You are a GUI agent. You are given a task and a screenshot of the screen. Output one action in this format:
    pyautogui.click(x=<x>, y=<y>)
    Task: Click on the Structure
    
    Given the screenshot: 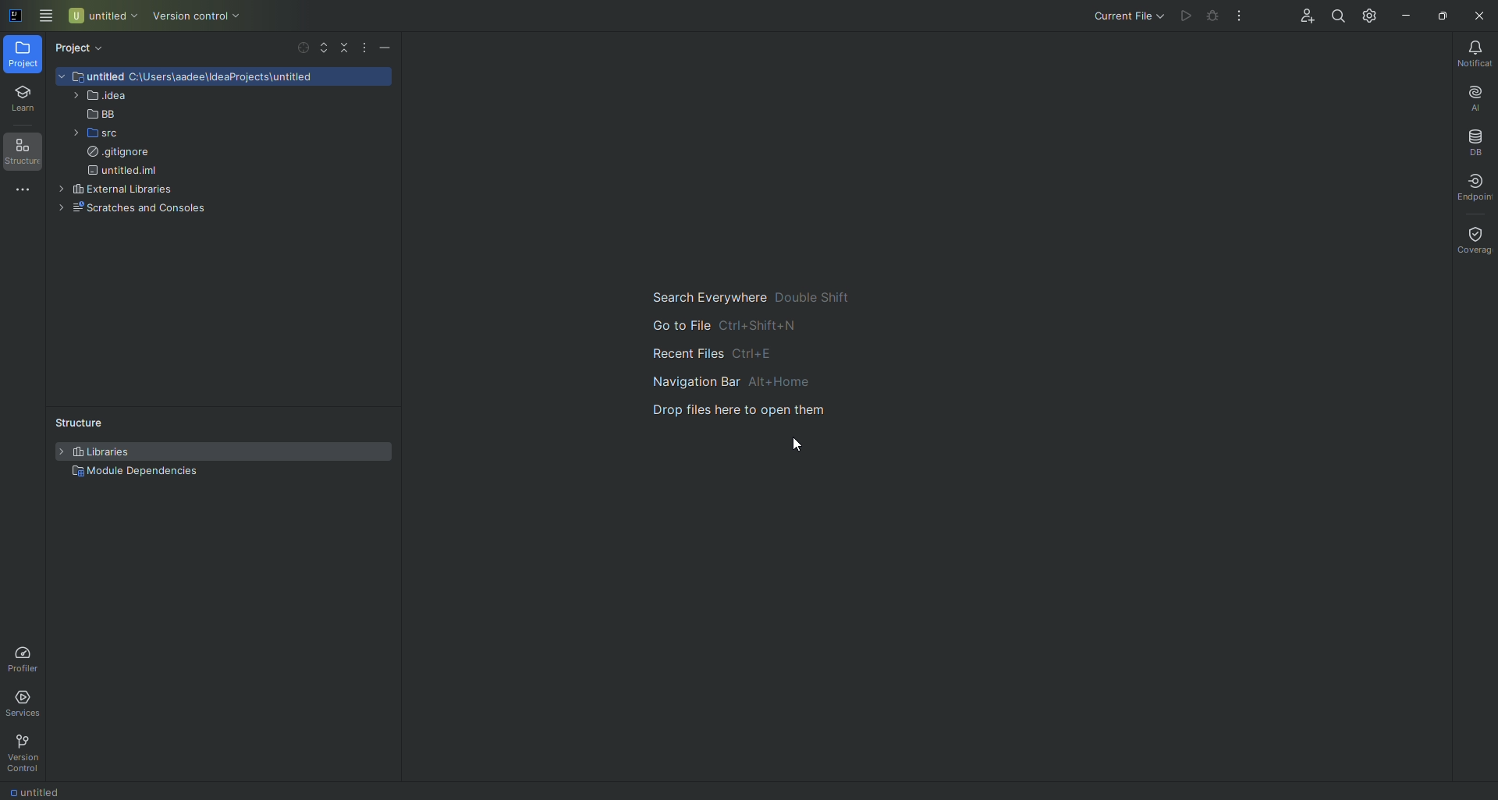 What is the action you would take?
    pyautogui.click(x=74, y=420)
    